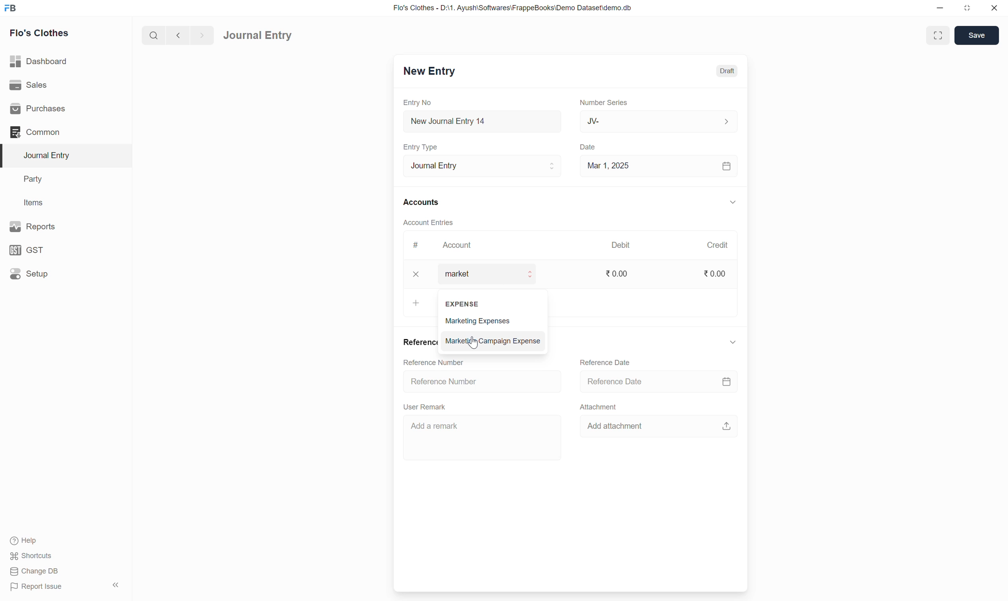 The image size is (1008, 601). Describe the element at coordinates (604, 102) in the screenshot. I see `Number Series` at that location.